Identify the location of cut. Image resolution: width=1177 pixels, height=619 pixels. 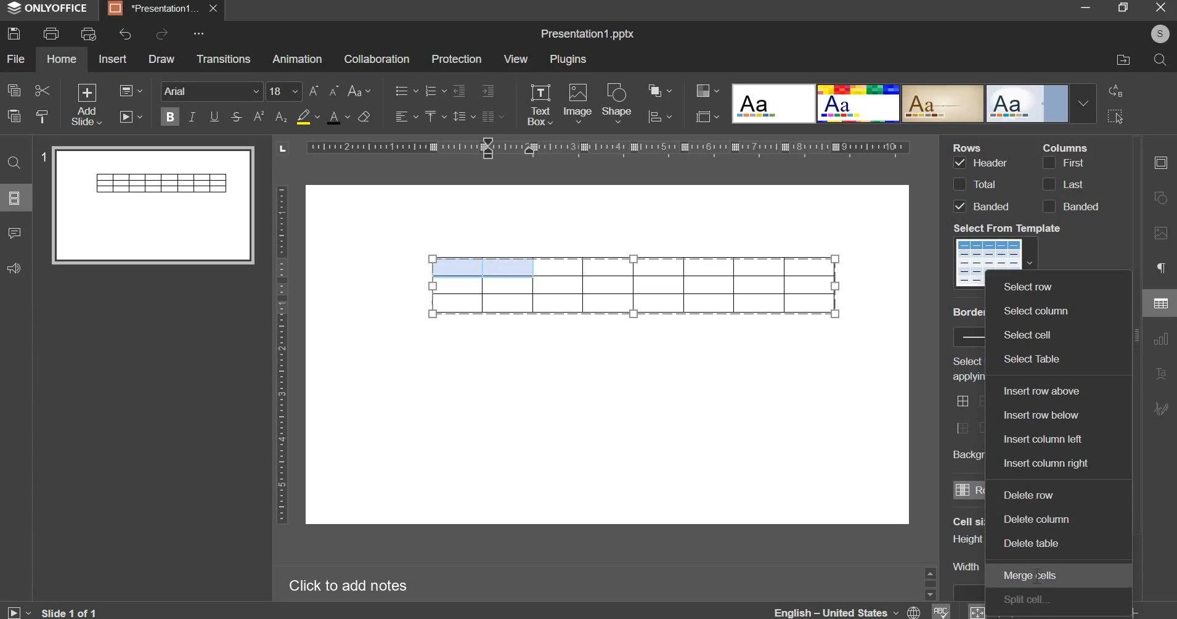
(41, 91).